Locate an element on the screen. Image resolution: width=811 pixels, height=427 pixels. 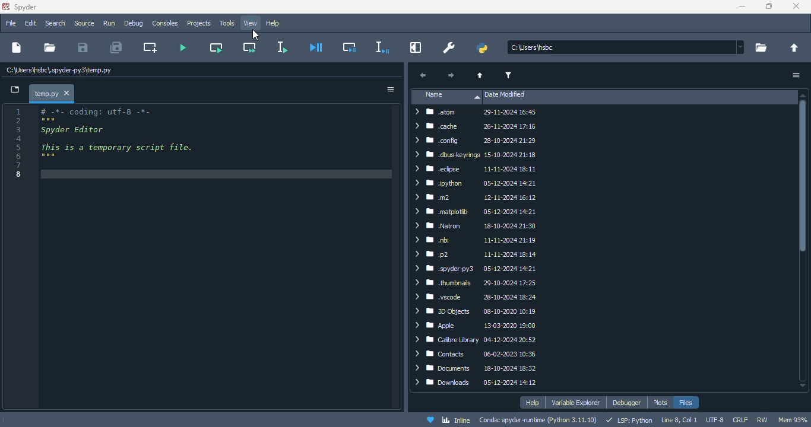
consoles is located at coordinates (164, 23).